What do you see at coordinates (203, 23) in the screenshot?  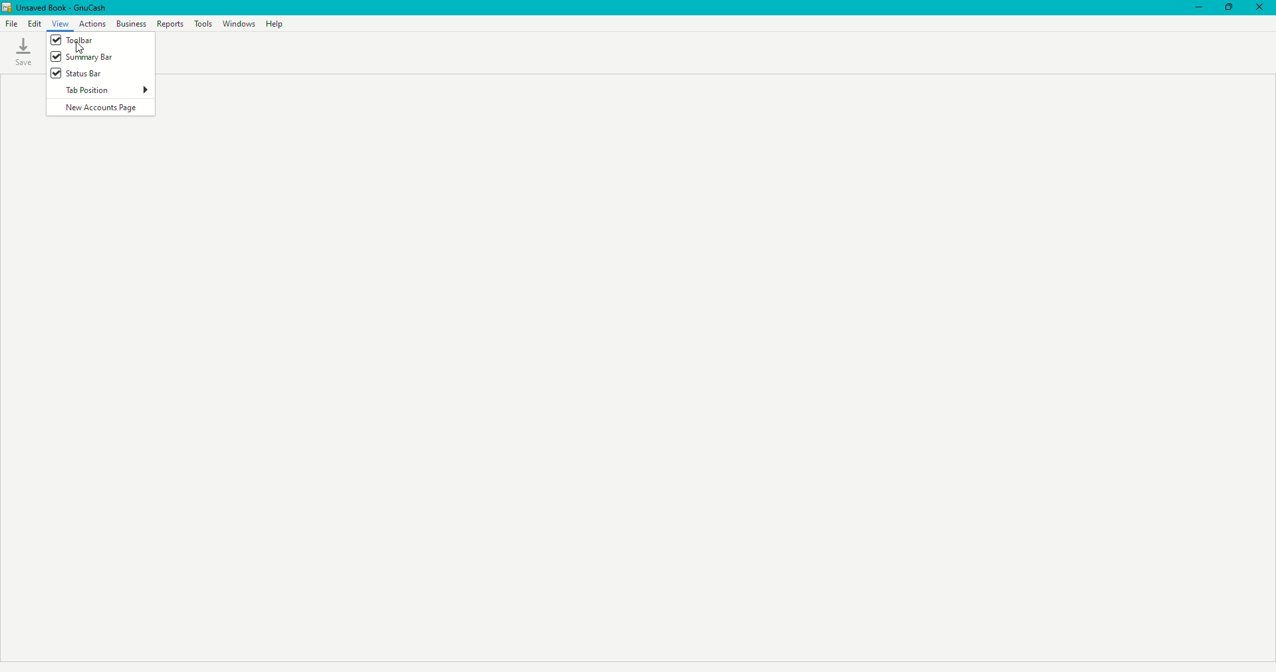 I see `Tools` at bounding box center [203, 23].